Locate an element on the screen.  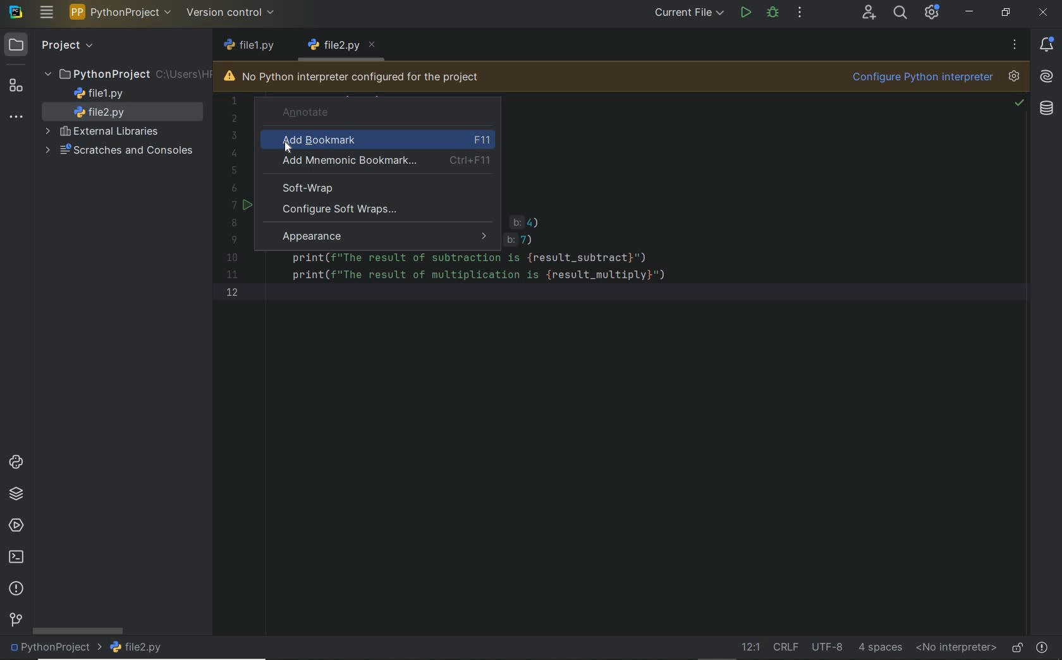
version control is located at coordinates (233, 14).